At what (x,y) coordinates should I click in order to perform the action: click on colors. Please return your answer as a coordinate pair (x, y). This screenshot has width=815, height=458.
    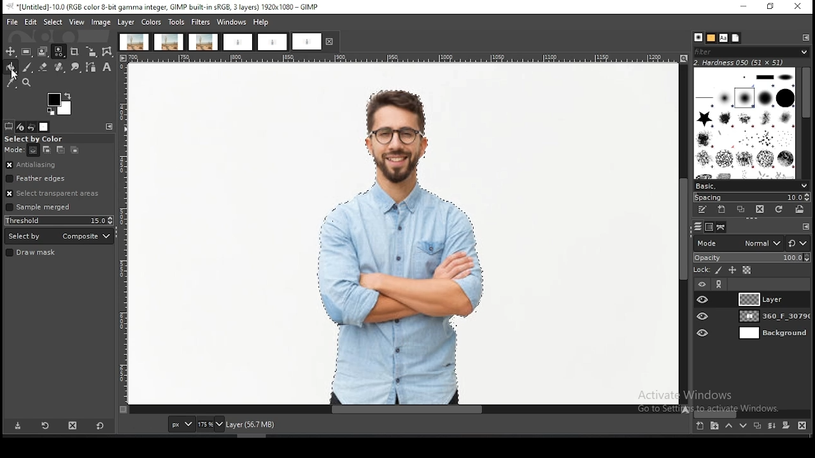
    Looking at the image, I should click on (60, 104).